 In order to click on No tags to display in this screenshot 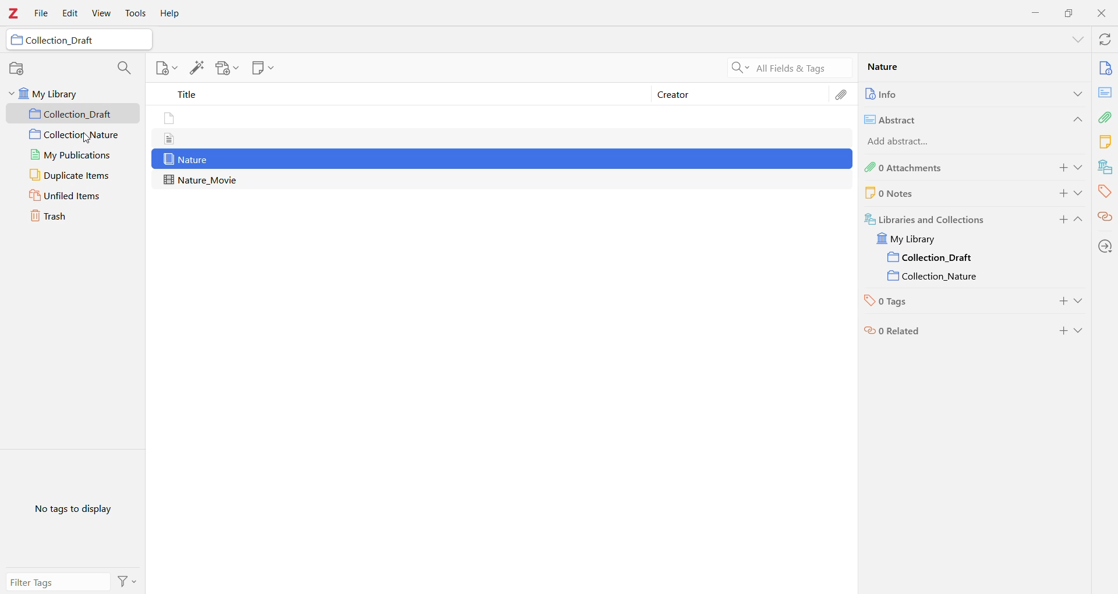, I will do `click(72, 508)`.